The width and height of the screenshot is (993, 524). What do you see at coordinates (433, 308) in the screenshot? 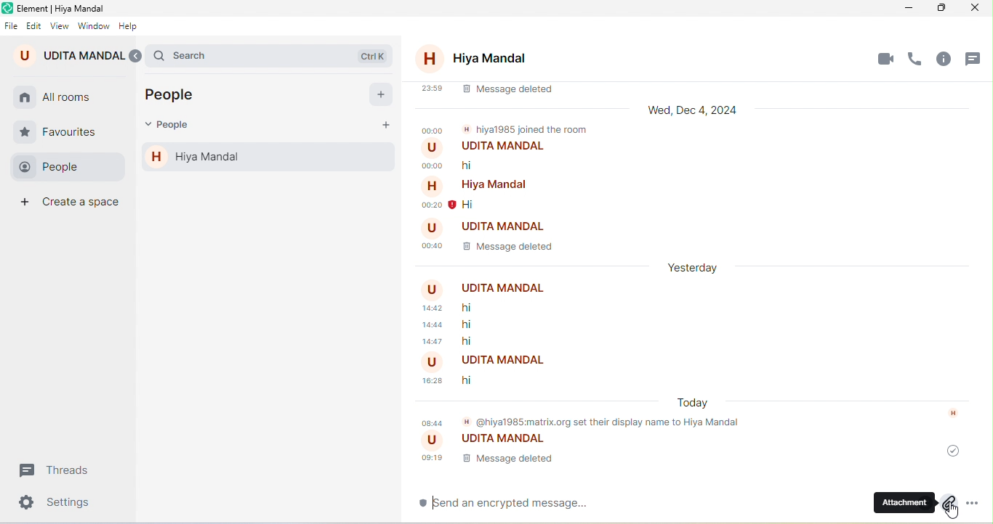
I see `time` at bounding box center [433, 308].